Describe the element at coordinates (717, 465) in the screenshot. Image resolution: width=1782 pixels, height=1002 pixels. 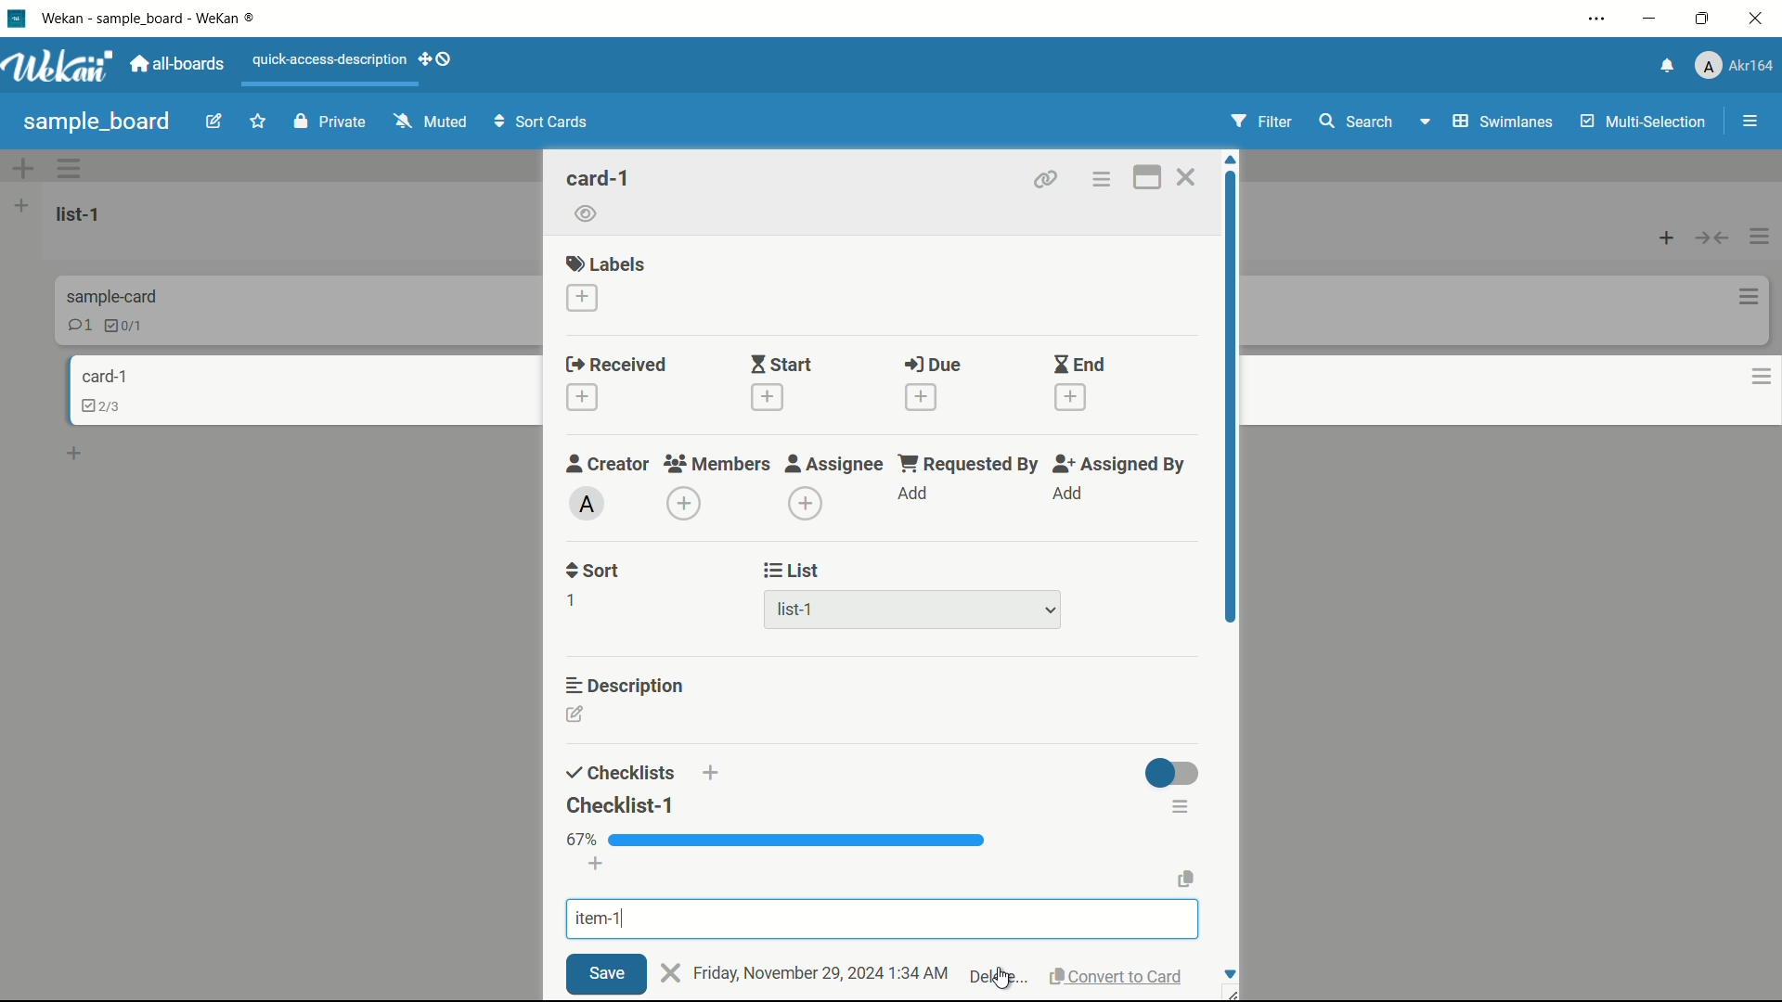
I see `members` at that location.